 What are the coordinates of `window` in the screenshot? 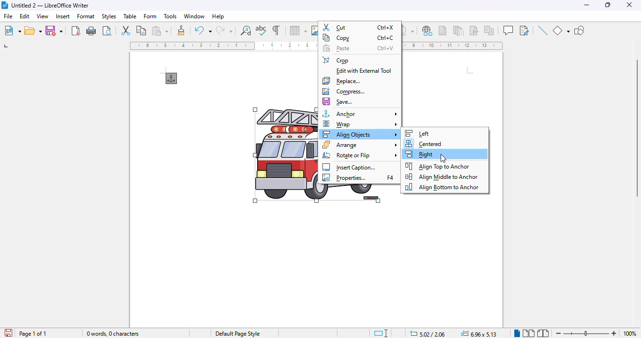 It's located at (194, 16).